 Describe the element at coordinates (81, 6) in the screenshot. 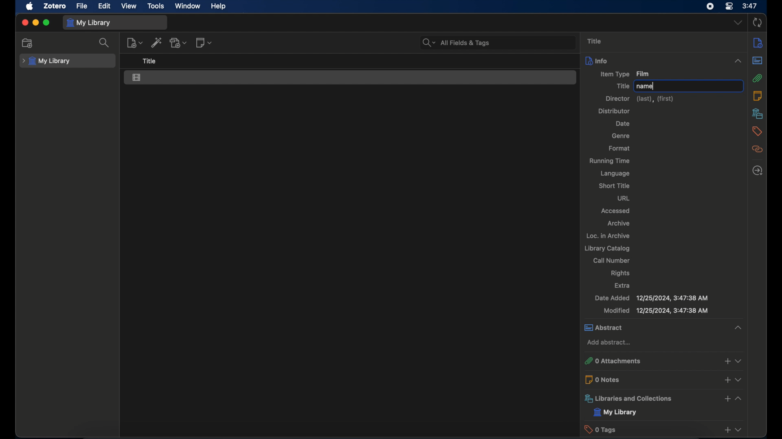

I see `file` at that location.